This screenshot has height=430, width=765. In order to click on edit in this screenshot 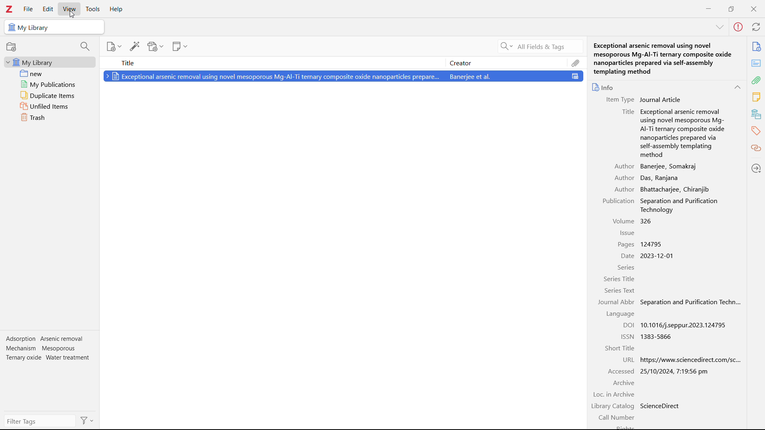, I will do `click(48, 10)`.